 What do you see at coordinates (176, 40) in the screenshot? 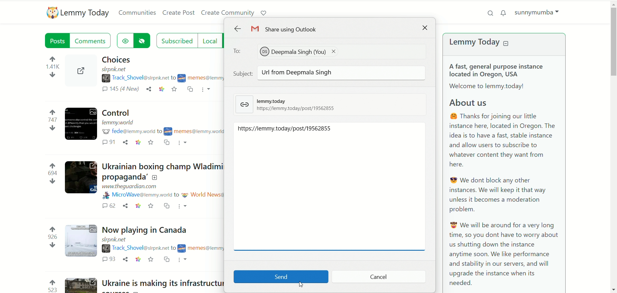
I see `subscribed` at bounding box center [176, 40].